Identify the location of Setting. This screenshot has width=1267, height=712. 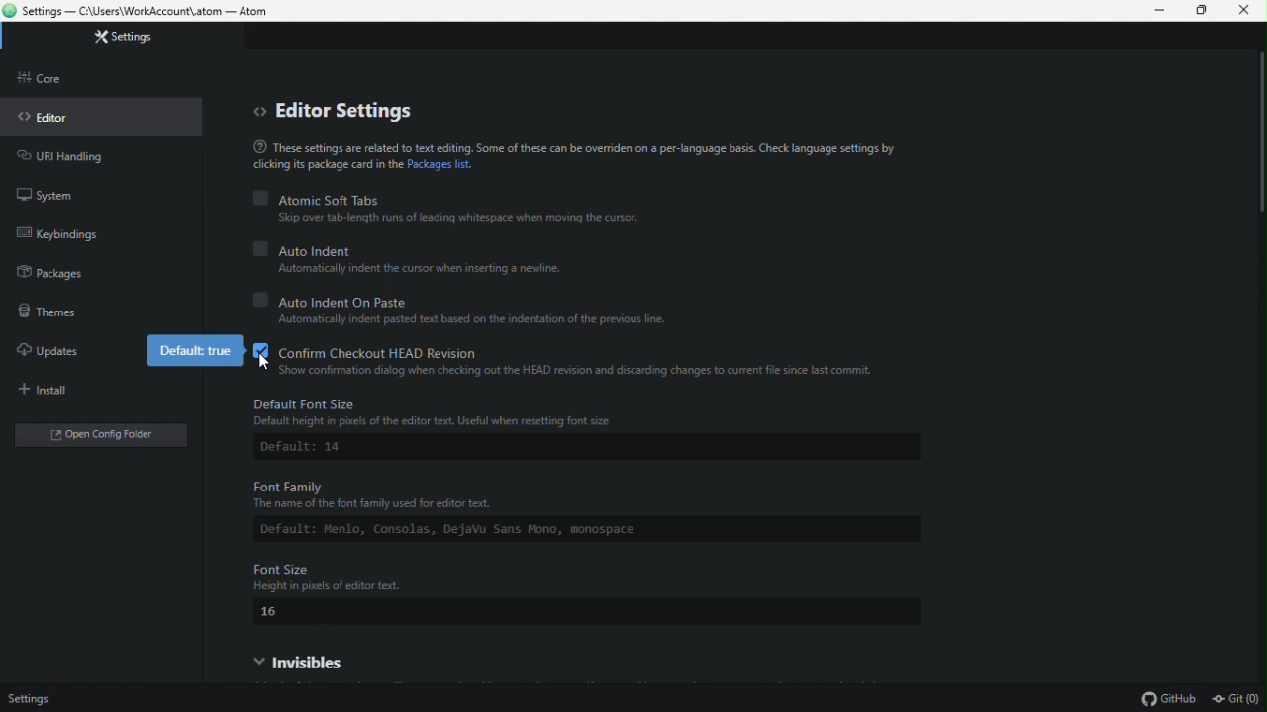
(146, 38).